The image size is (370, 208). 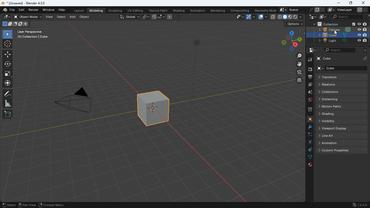 I want to click on dots, so click(x=308, y=157).